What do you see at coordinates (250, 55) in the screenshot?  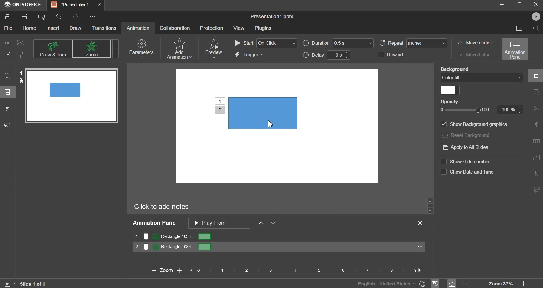 I see `trigger` at bounding box center [250, 55].